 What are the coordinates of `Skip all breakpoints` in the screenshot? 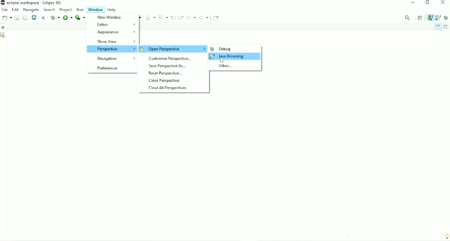 It's located at (43, 18).